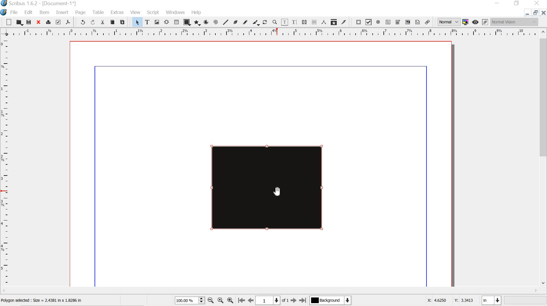  I want to click on pdf list box, so click(407, 22).